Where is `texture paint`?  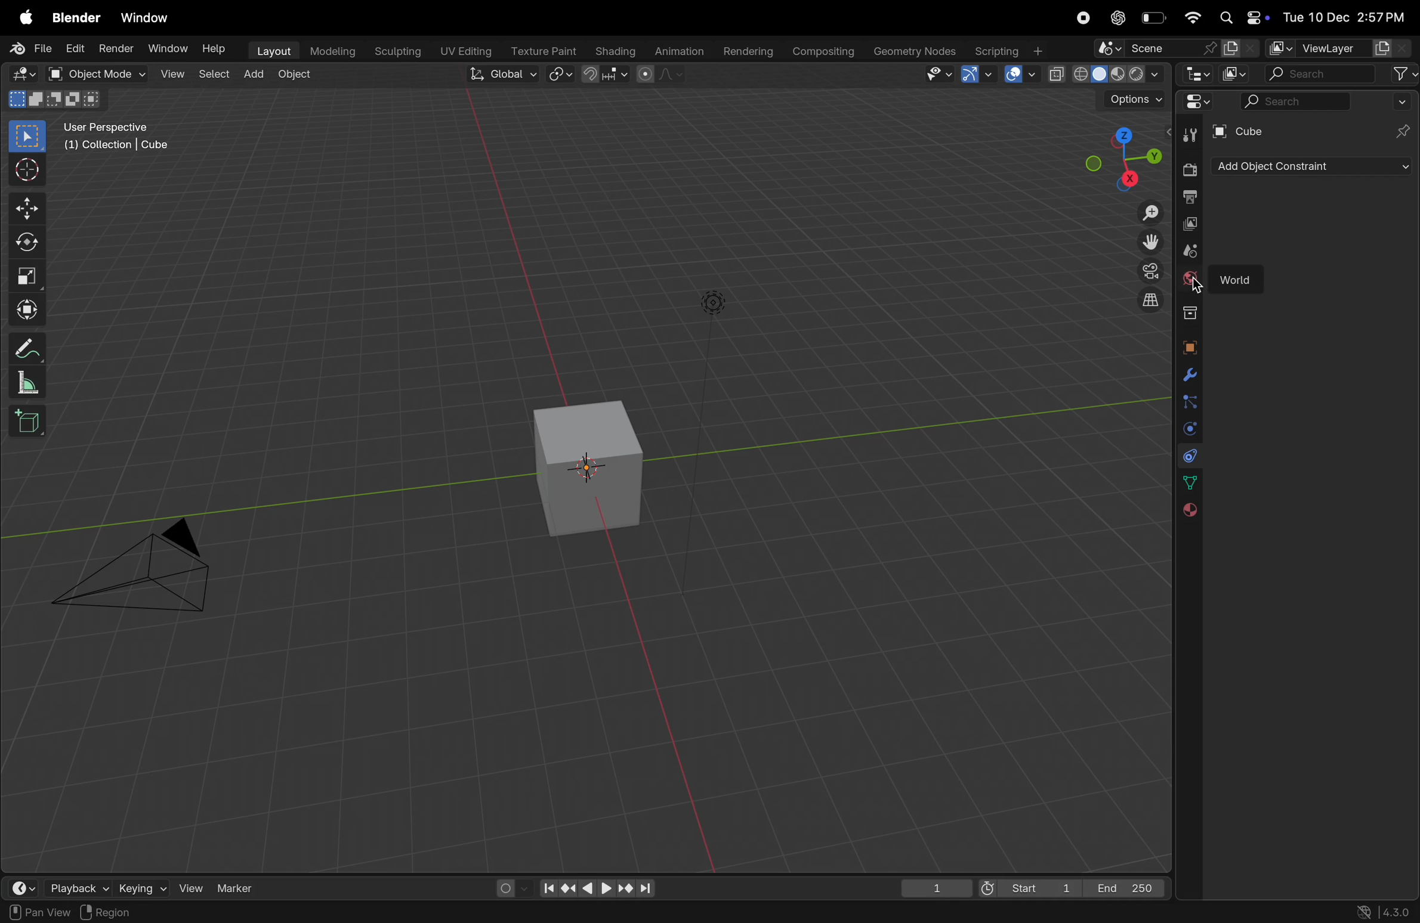
texture paint is located at coordinates (540, 51).